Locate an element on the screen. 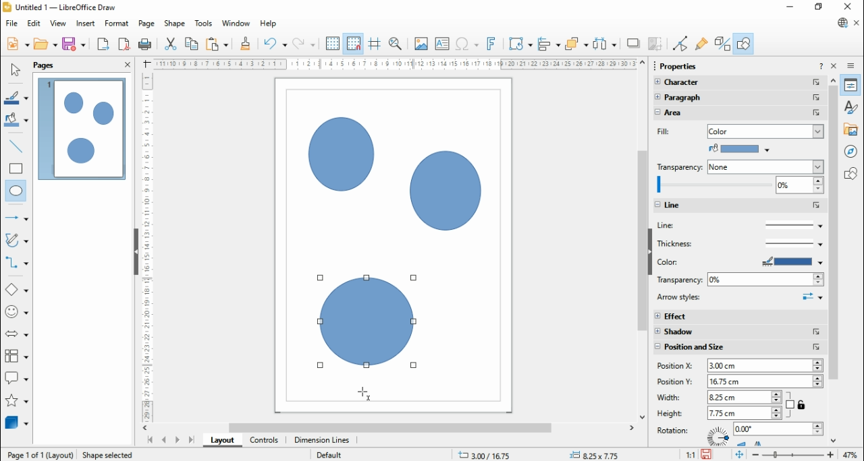 This screenshot has width=864, height=461. export directly as PDF is located at coordinates (124, 44).